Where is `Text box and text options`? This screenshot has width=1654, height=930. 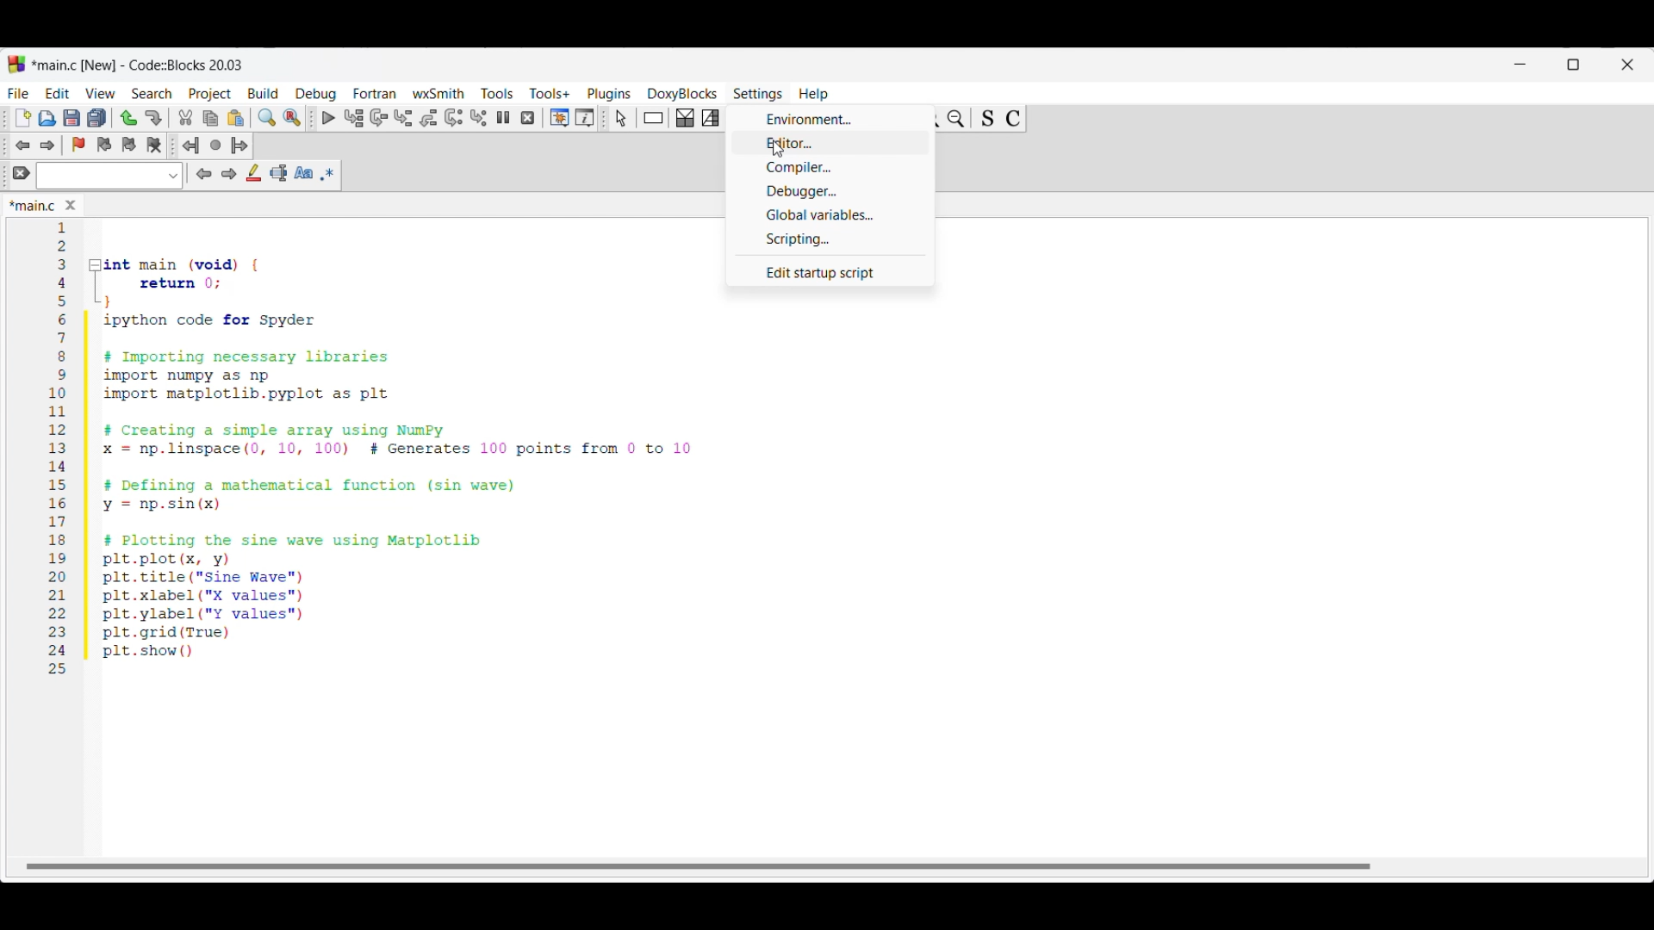
Text box and text options is located at coordinates (109, 176).